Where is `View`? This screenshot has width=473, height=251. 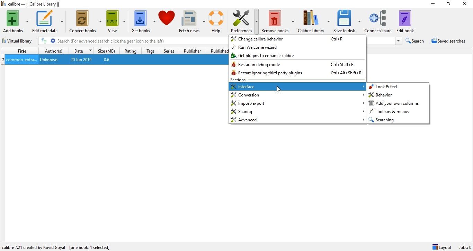 View is located at coordinates (115, 20).